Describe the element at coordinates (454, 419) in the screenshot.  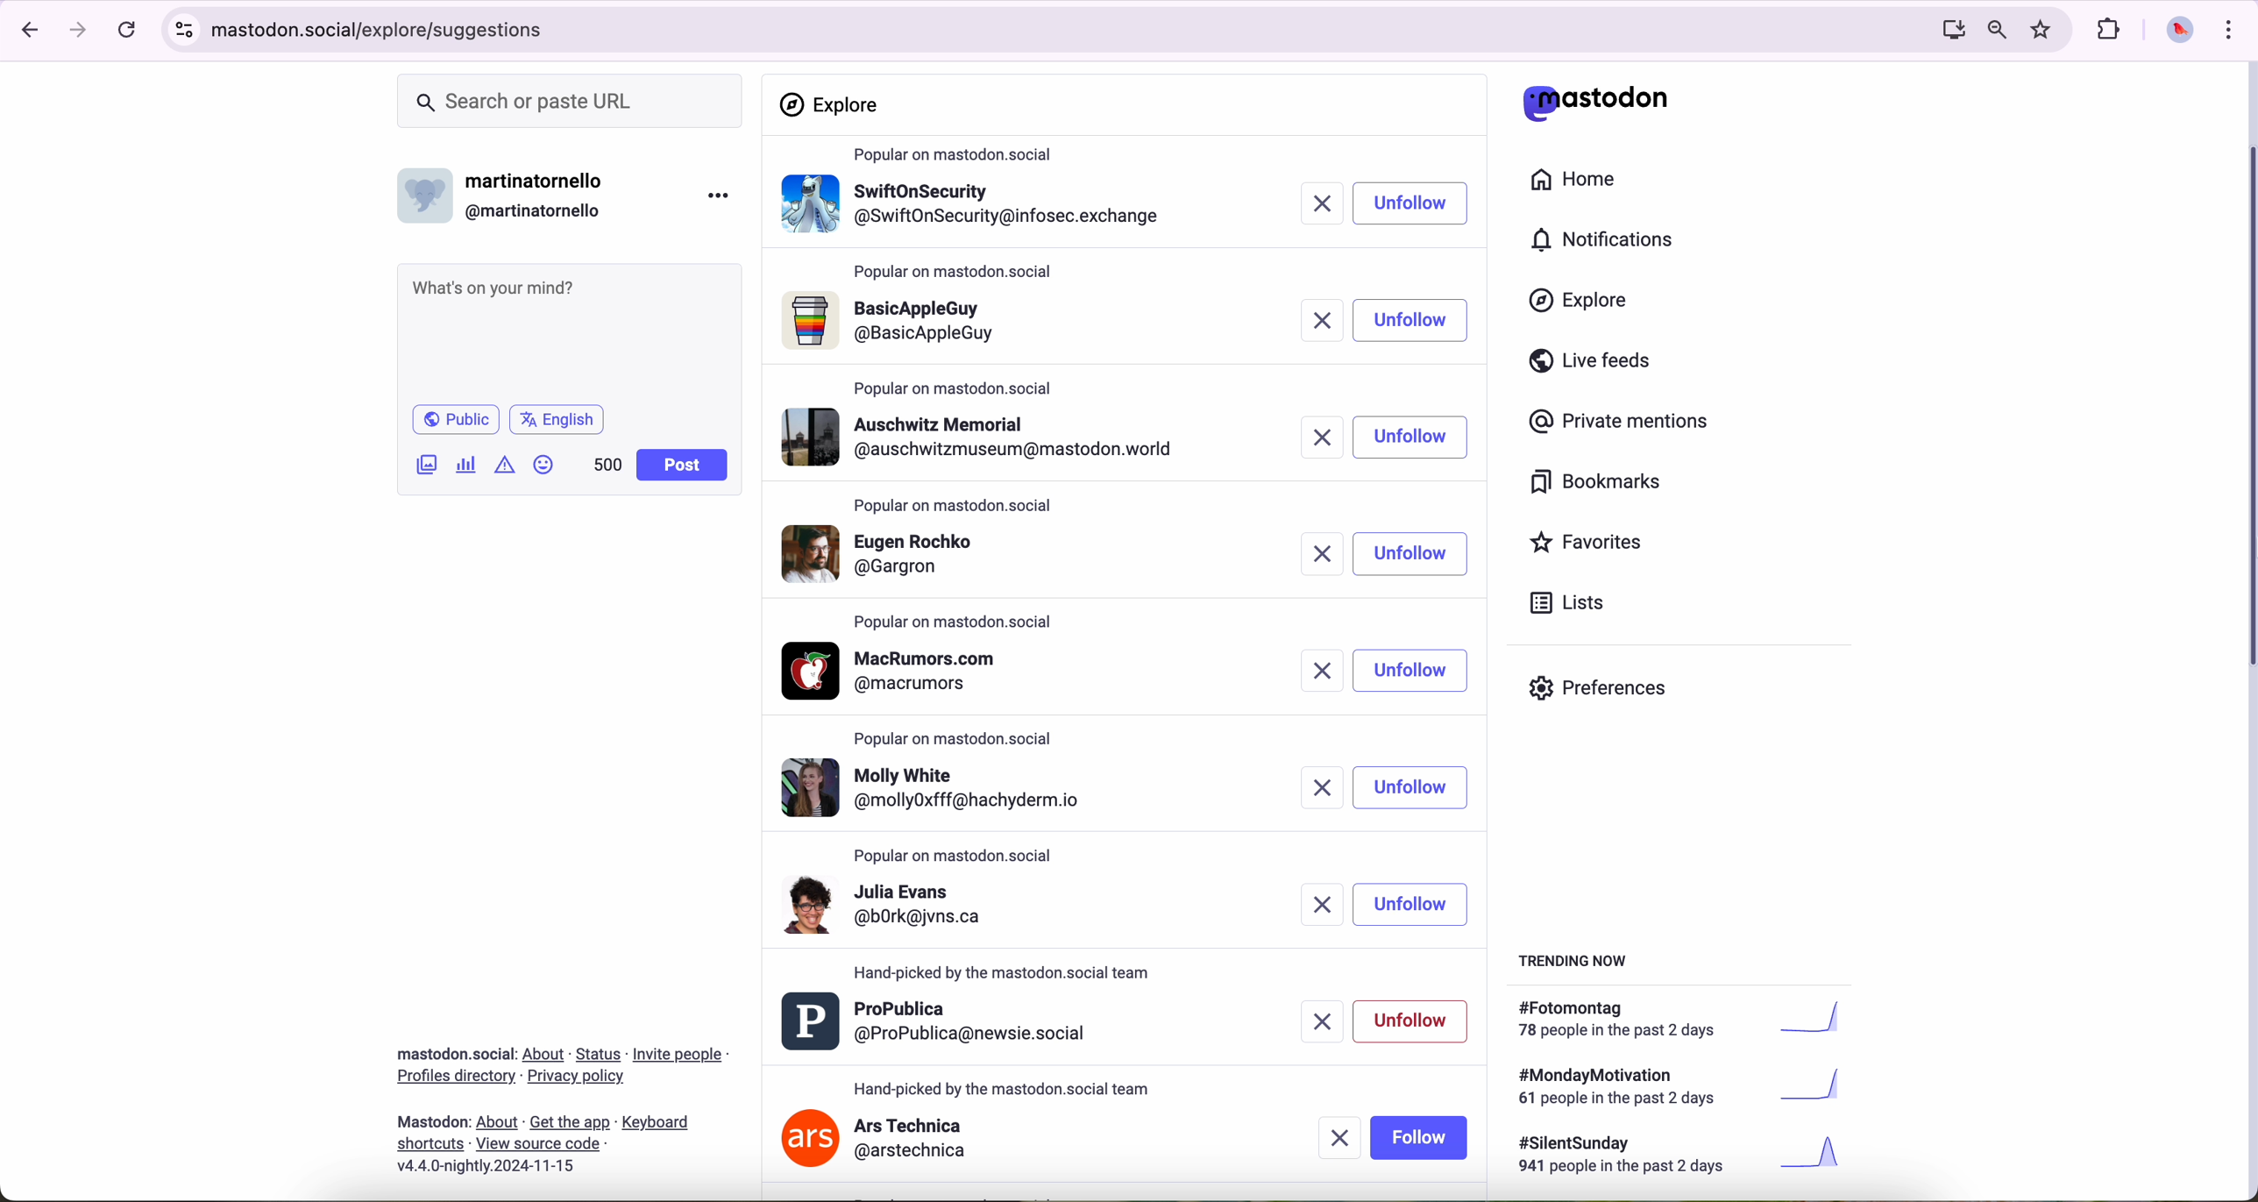
I see `public` at that location.